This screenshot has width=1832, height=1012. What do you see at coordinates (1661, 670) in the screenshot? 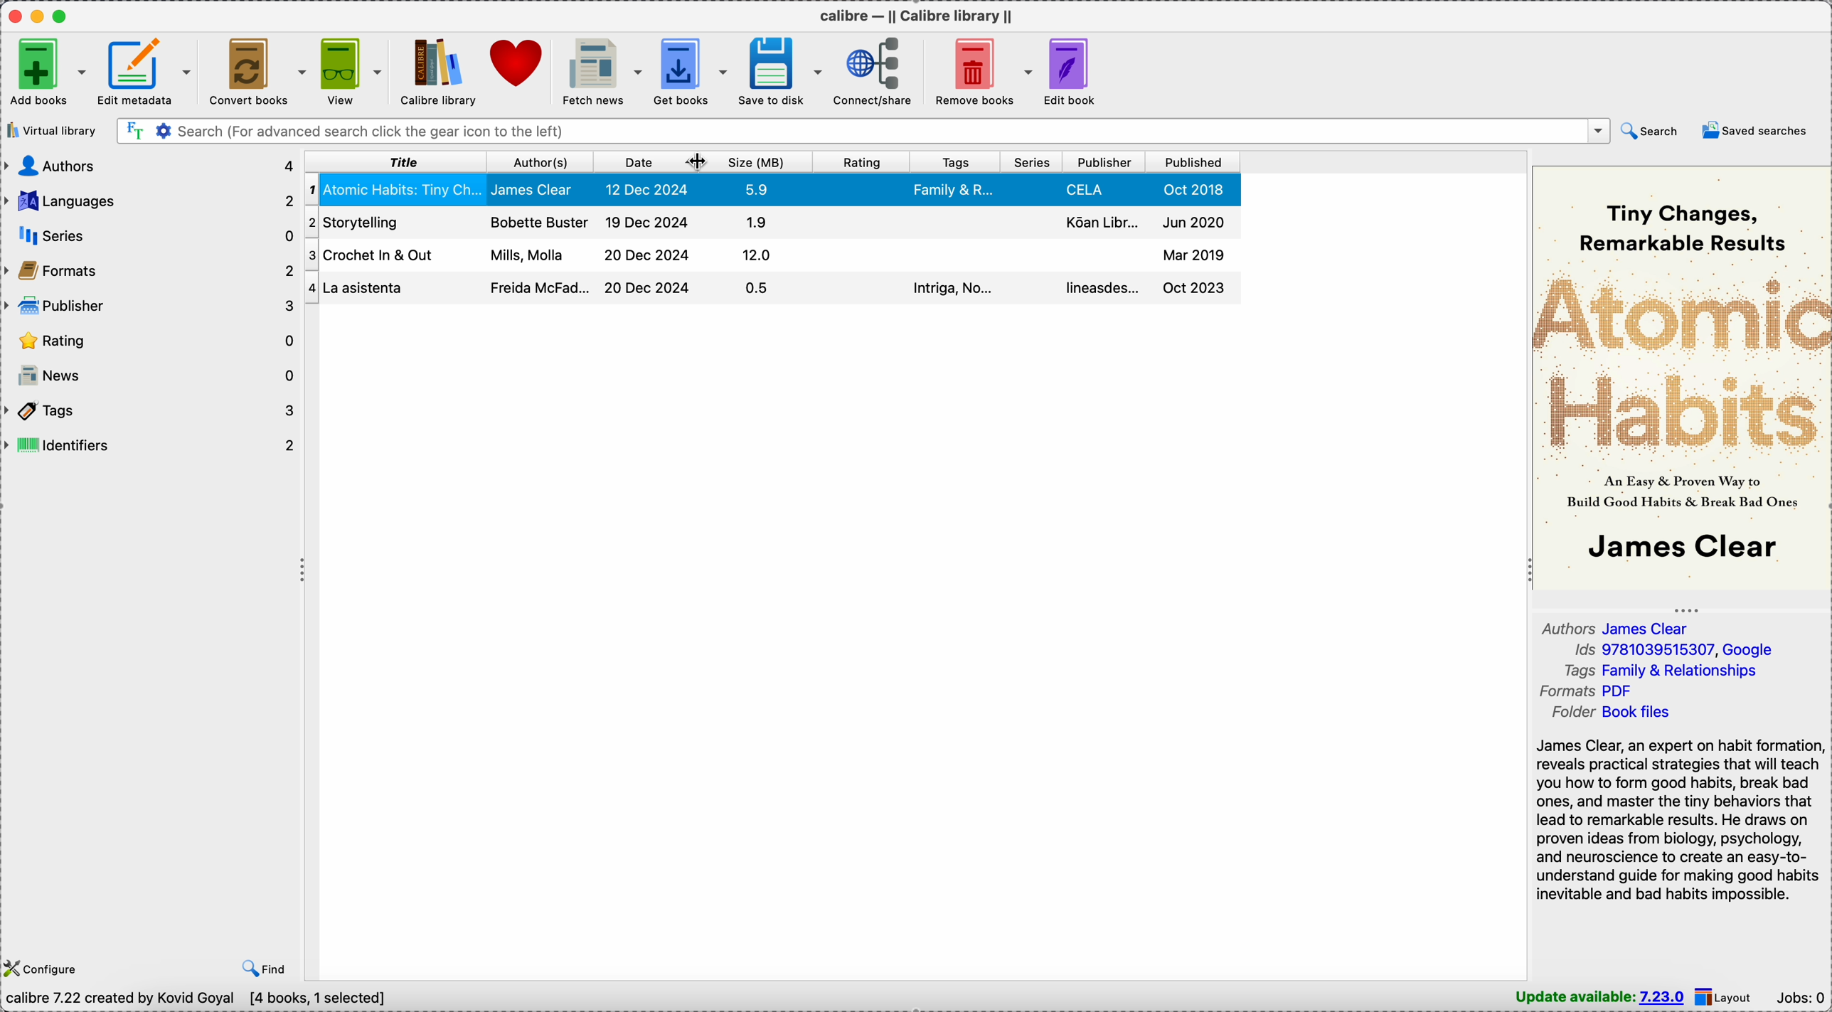
I see `tags Family & Relationships` at bounding box center [1661, 670].